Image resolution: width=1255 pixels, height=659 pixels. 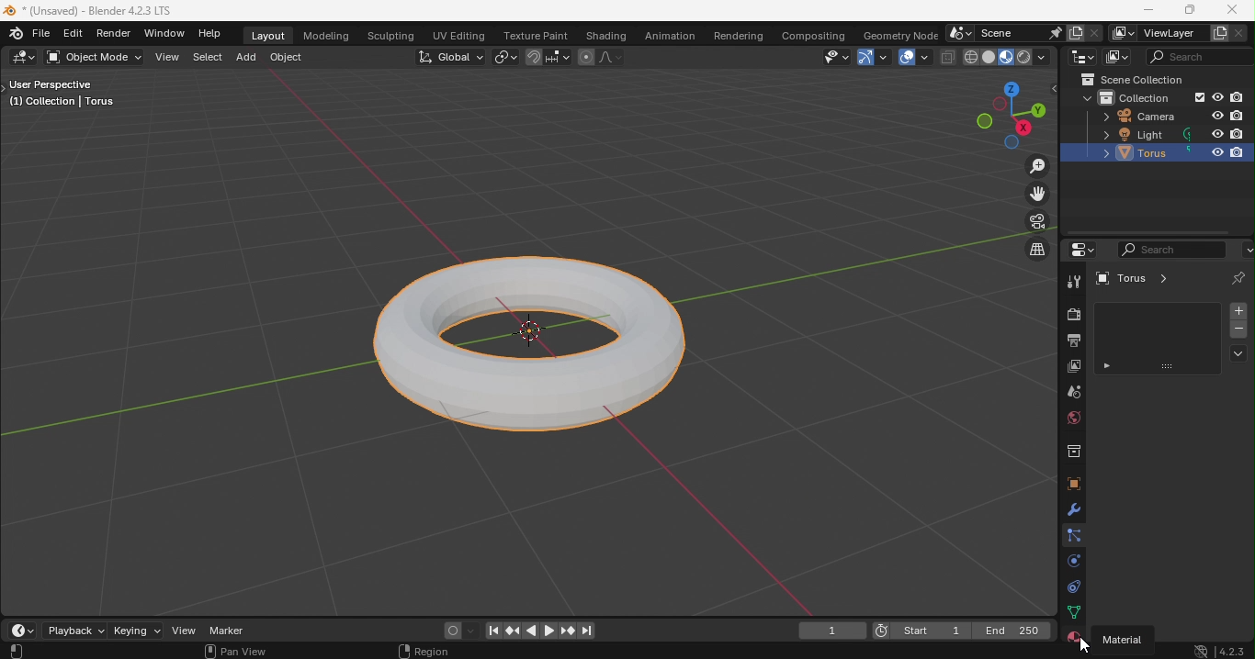 I want to click on Show overlays, so click(x=915, y=57).